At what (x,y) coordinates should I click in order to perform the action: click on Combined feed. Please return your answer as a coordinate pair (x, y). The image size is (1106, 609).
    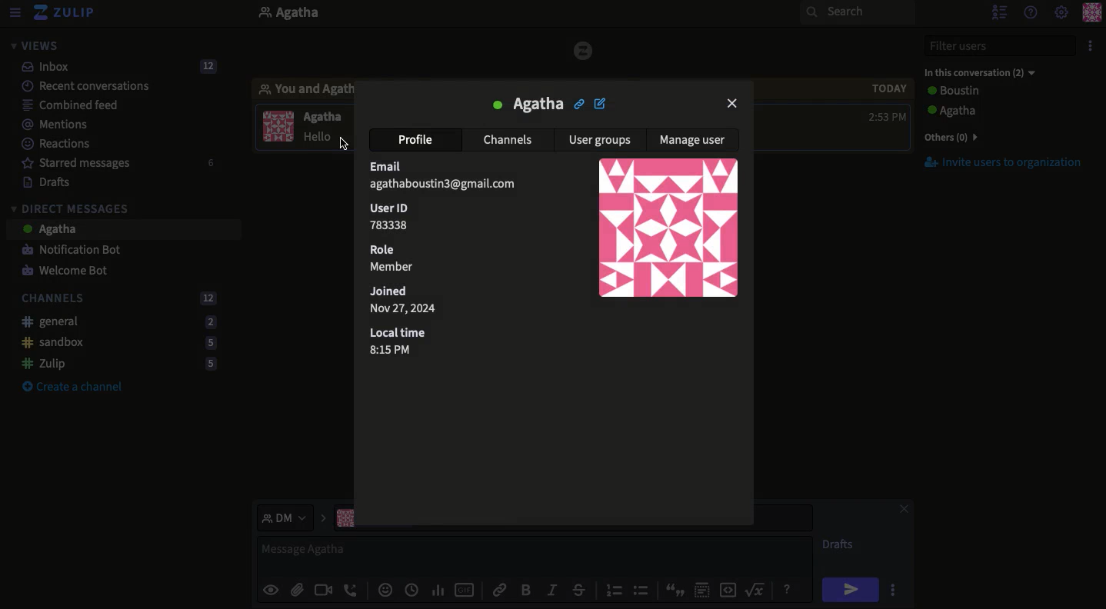
    Looking at the image, I should click on (72, 104).